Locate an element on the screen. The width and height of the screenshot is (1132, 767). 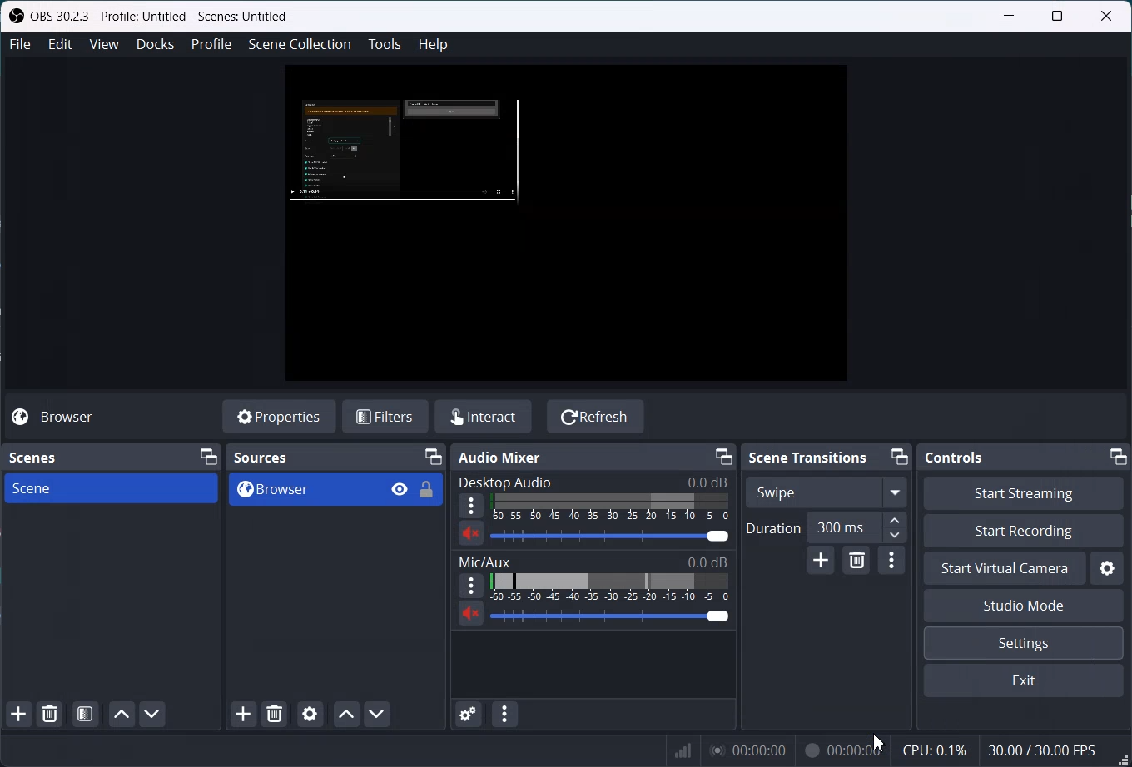
00:00:00 is located at coordinates (842, 750).